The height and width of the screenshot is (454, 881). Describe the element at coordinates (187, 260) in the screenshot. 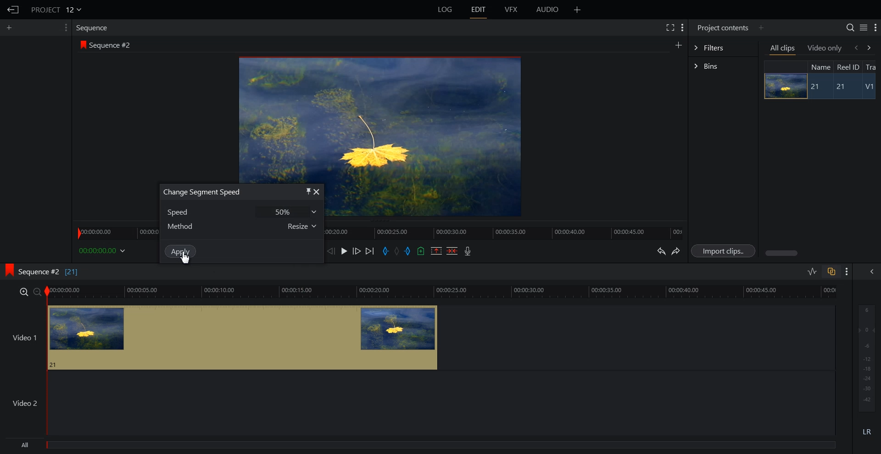

I see `Cursor` at that location.